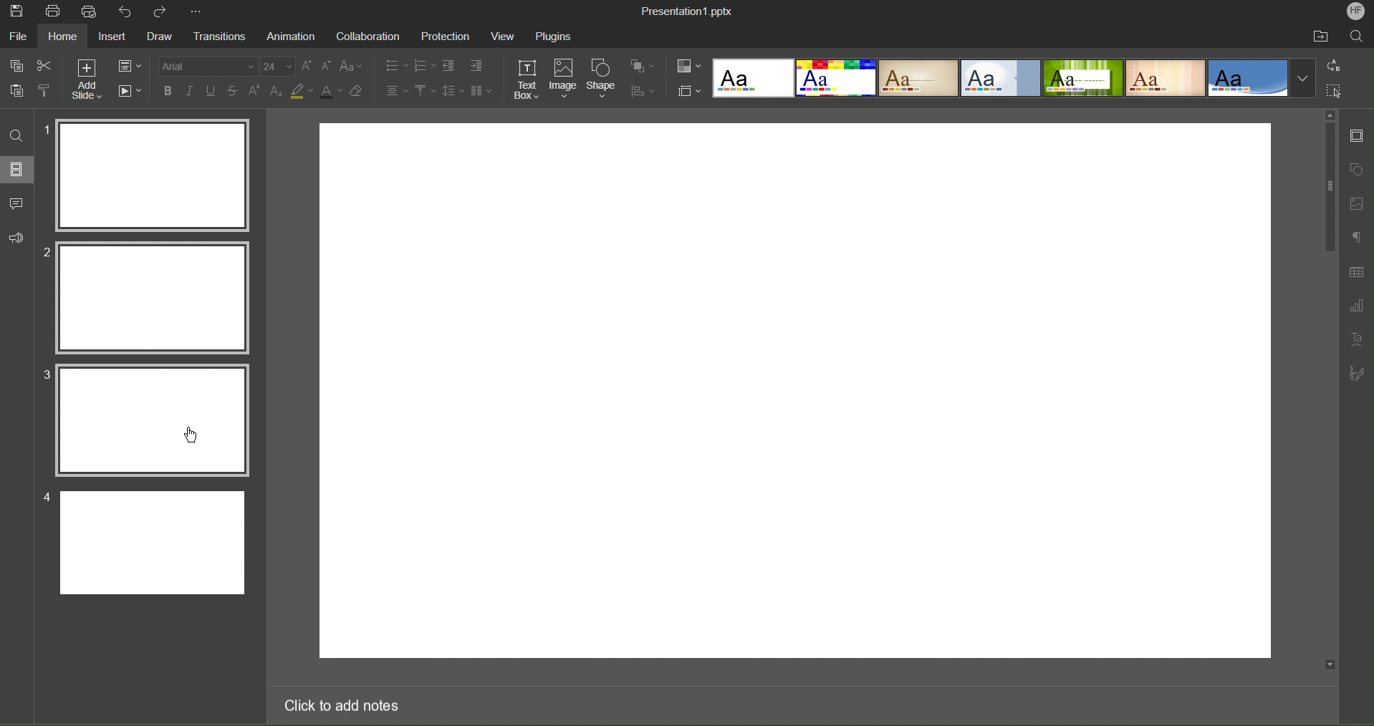  What do you see at coordinates (1017, 78) in the screenshot?
I see `Templates` at bounding box center [1017, 78].